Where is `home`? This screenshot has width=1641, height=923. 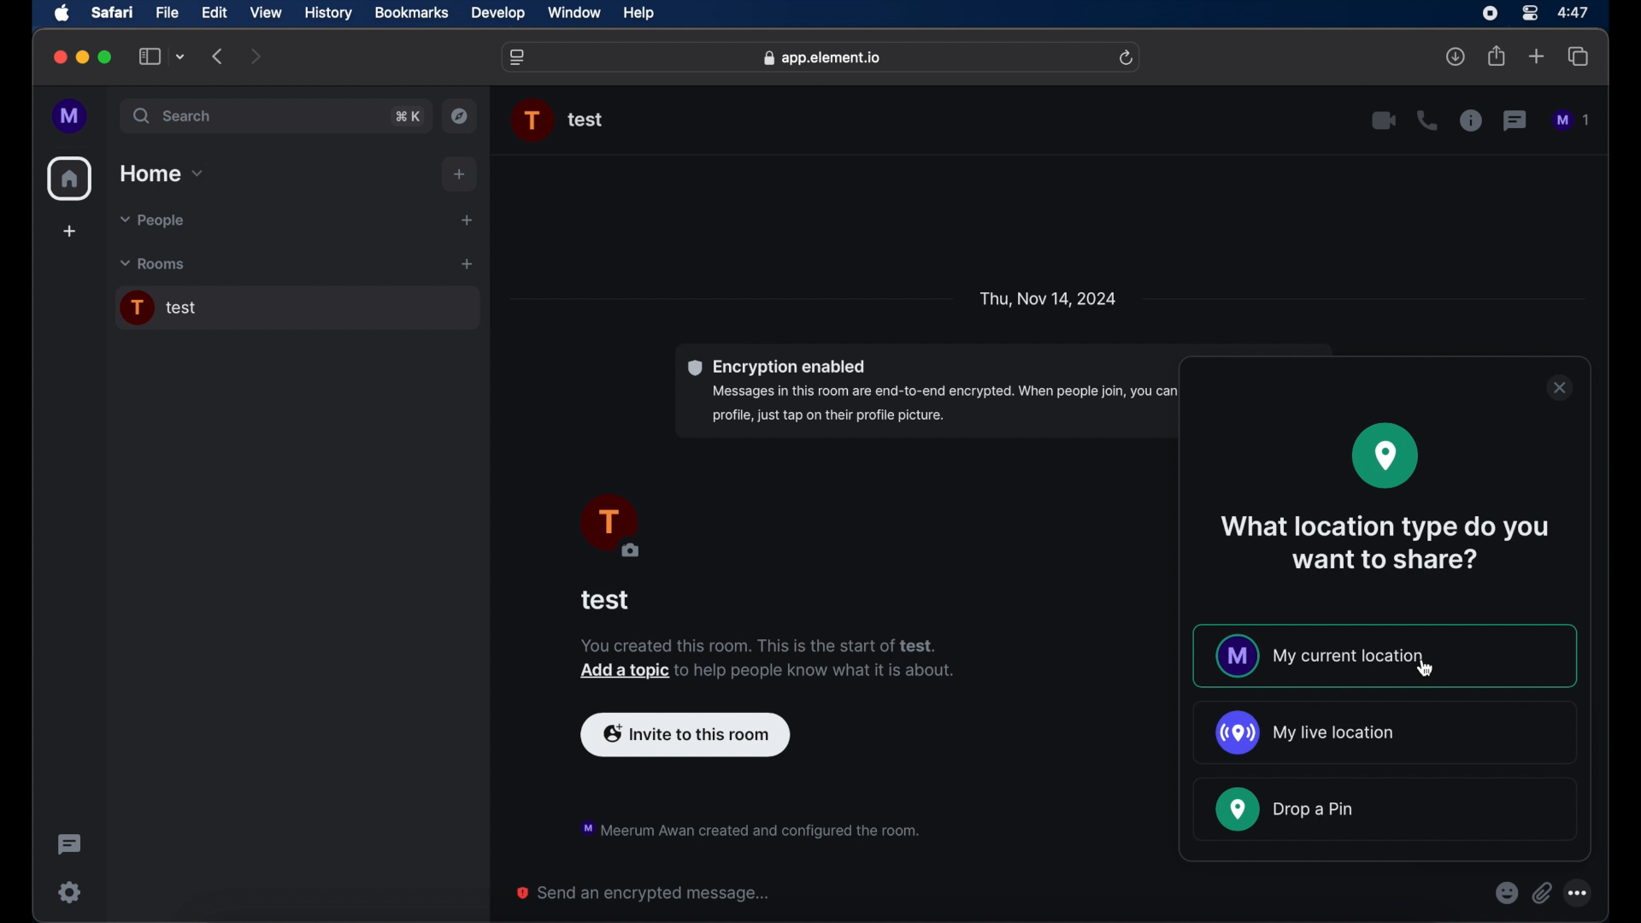 home is located at coordinates (70, 179).